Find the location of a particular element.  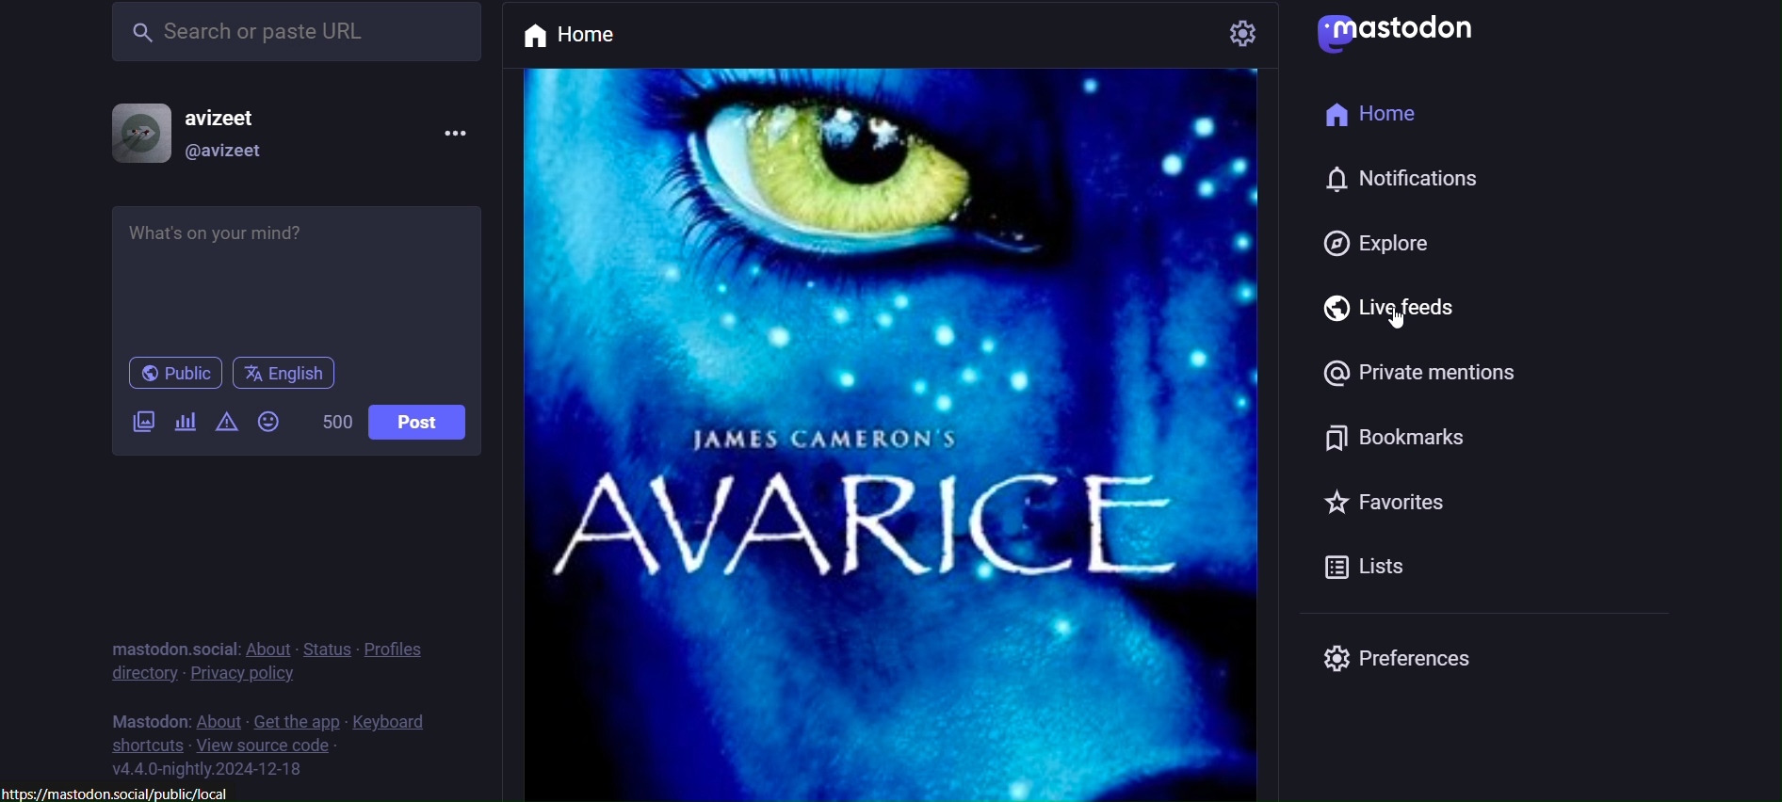

add a poll is located at coordinates (183, 418).